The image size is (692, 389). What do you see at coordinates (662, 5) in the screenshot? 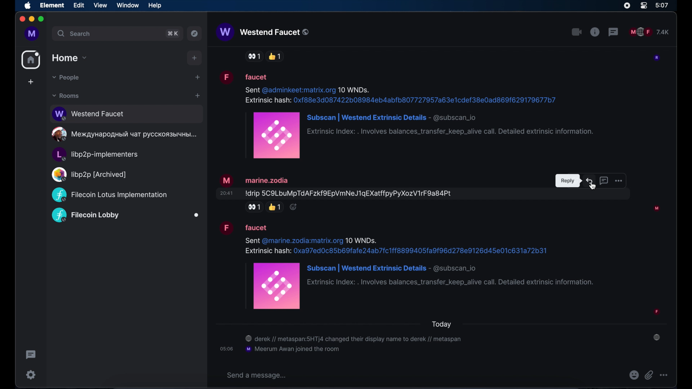
I see `time` at bounding box center [662, 5].